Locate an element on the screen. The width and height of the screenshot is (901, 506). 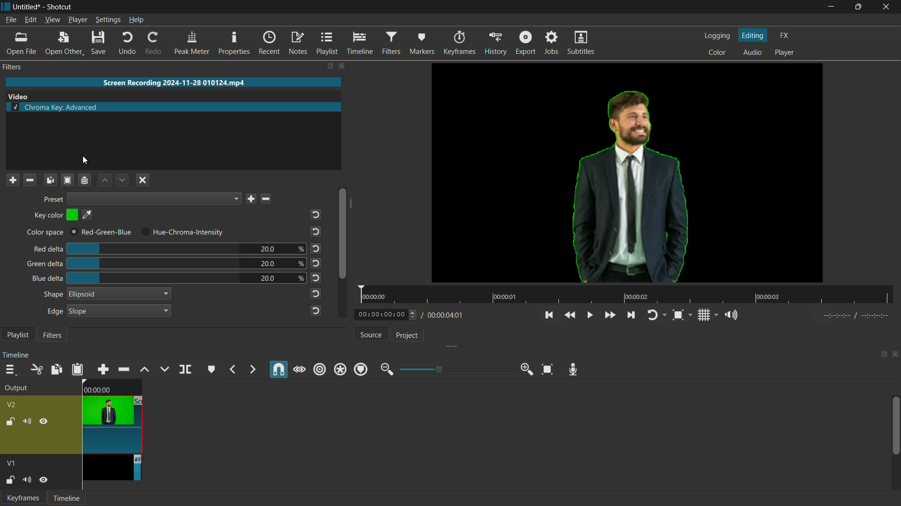
mute is located at coordinates (26, 421).